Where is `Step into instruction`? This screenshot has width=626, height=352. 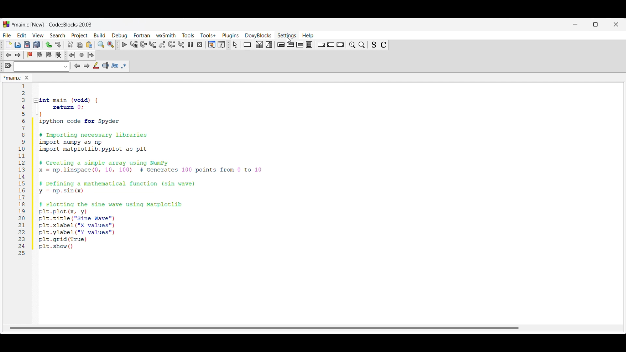 Step into instruction is located at coordinates (181, 45).